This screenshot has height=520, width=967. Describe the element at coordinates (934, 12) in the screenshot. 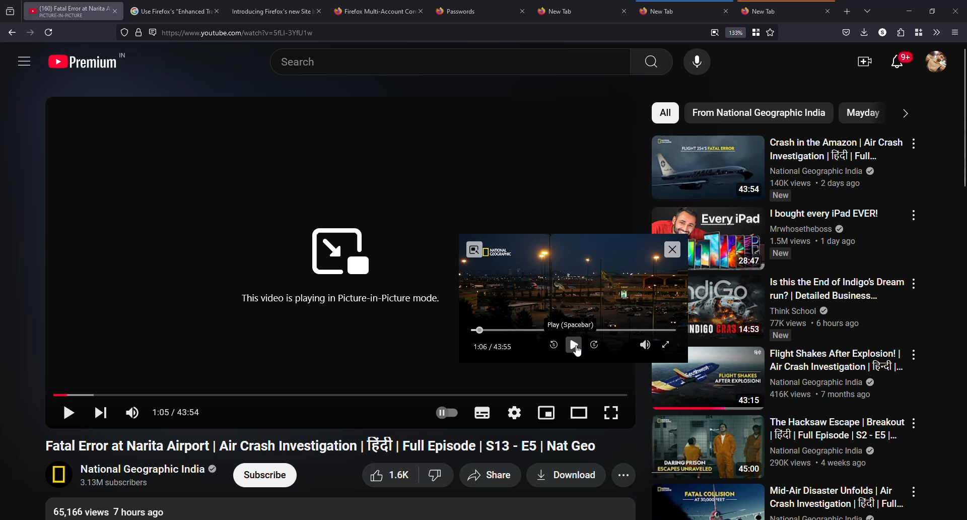

I see `maximize` at that location.